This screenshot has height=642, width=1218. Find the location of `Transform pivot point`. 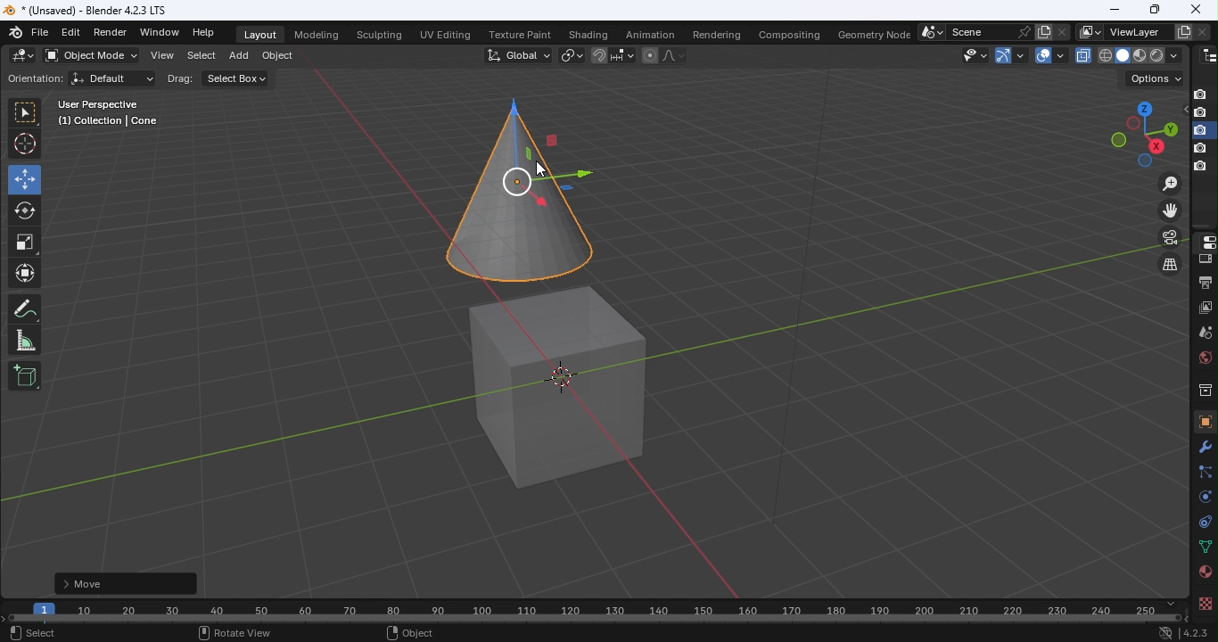

Transform pivot point is located at coordinates (569, 54).